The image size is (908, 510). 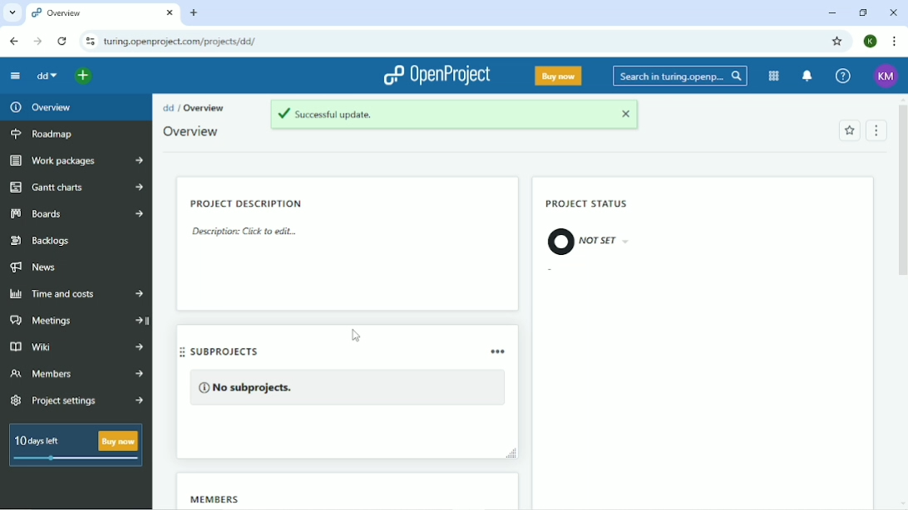 I want to click on New tab, so click(x=196, y=14).